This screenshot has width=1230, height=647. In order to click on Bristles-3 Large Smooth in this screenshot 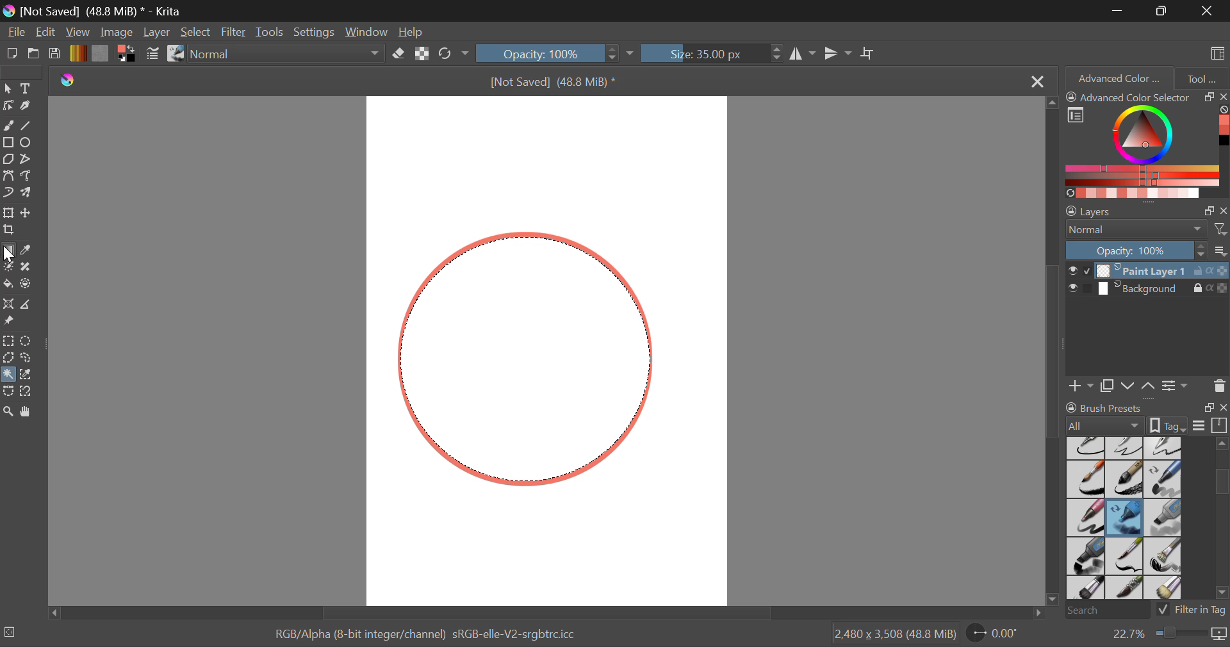, I will do `click(1085, 589)`.